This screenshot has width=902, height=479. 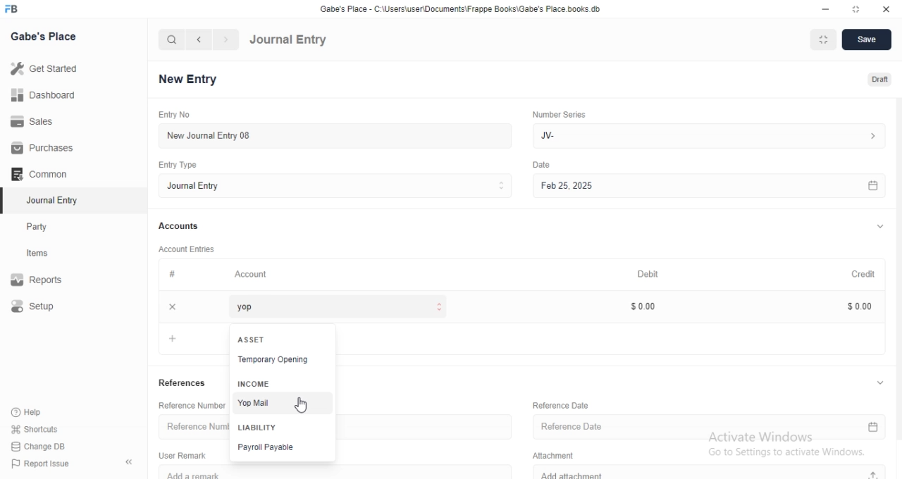 What do you see at coordinates (252, 275) in the screenshot?
I see `Account` at bounding box center [252, 275].